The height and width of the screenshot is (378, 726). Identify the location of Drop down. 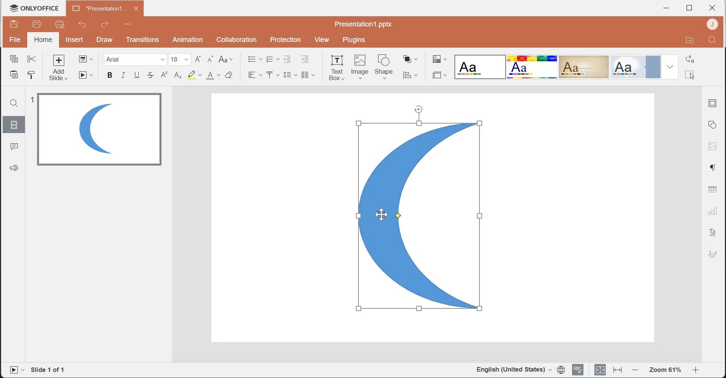
(669, 67).